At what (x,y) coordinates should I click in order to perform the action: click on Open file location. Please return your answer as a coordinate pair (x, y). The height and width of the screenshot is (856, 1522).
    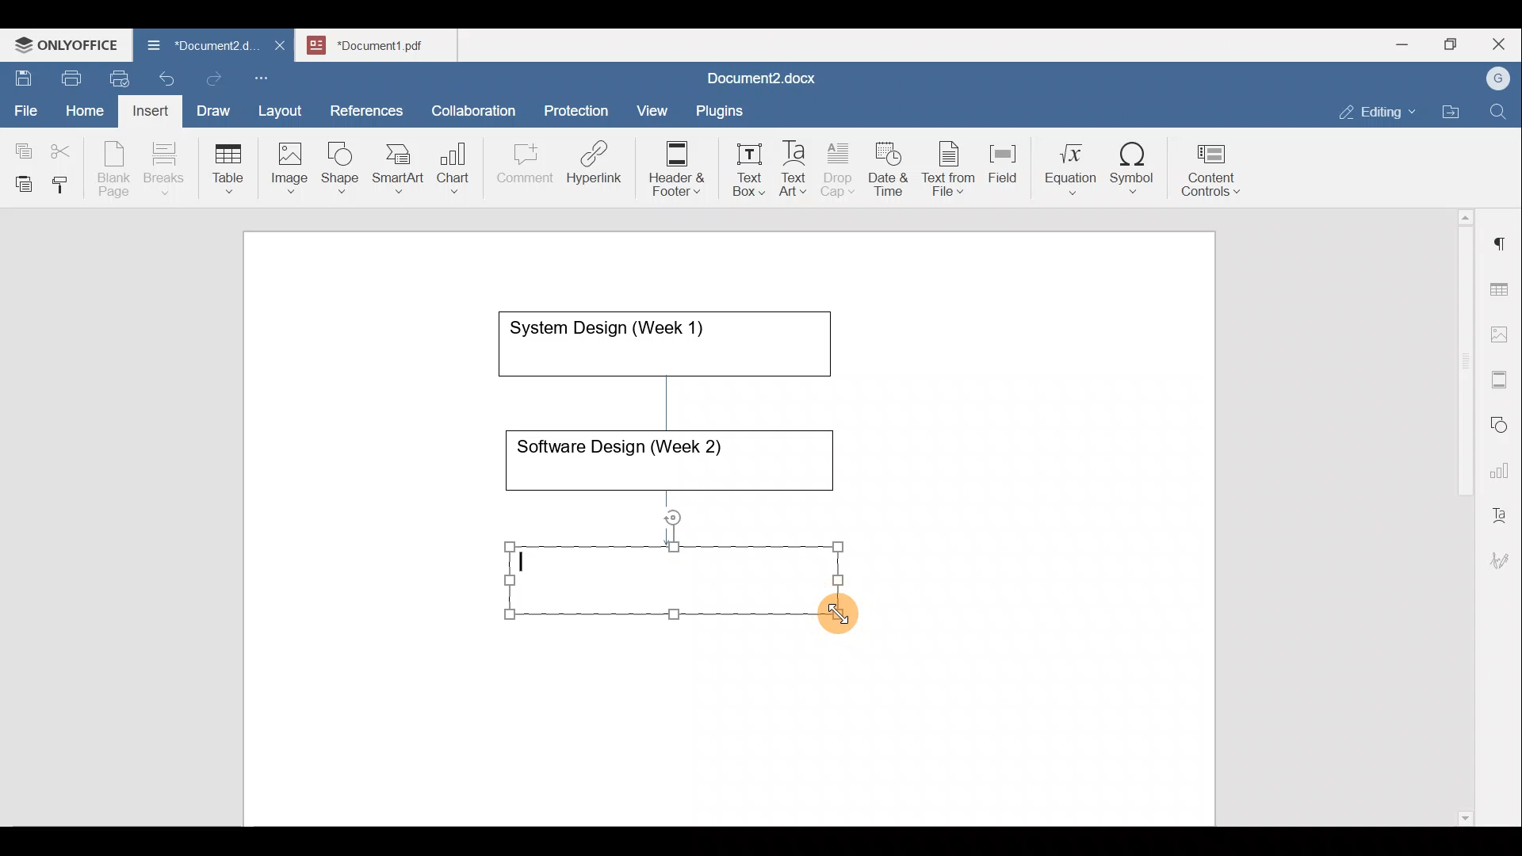
    Looking at the image, I should click on (1455, 113).